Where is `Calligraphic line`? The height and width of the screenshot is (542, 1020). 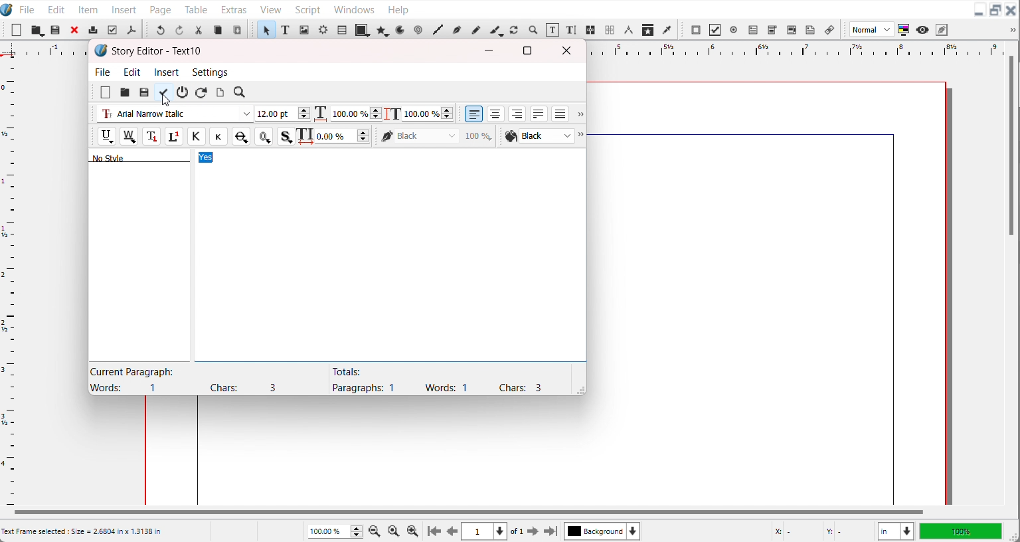
Calligraphic line is located at coordinates (496, 31).